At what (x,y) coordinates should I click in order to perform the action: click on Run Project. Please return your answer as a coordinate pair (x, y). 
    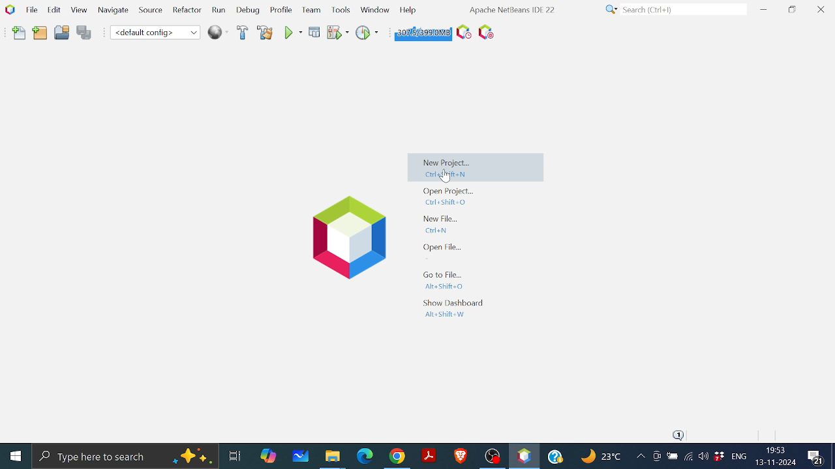
    Looking at the image, I should click on (339, 33).